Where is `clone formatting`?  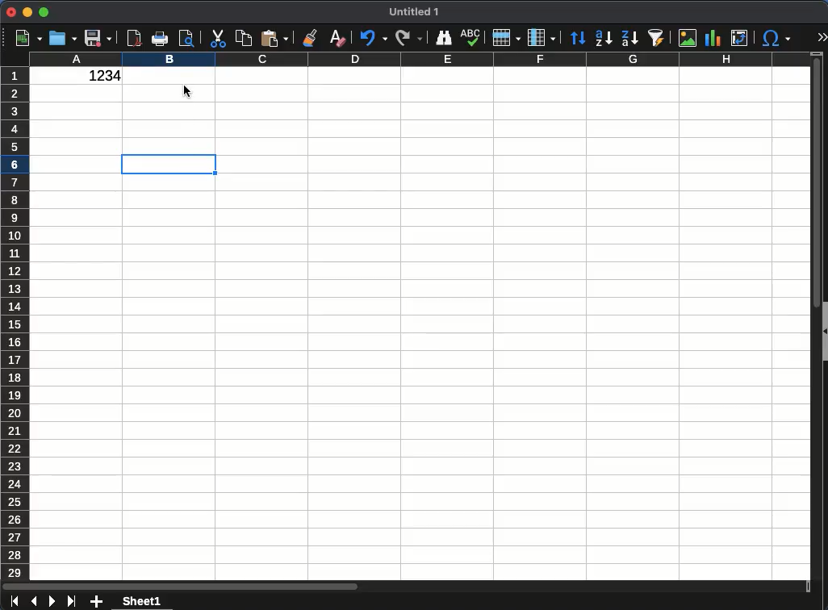
clone formatting is located at coordinates (312, 40).